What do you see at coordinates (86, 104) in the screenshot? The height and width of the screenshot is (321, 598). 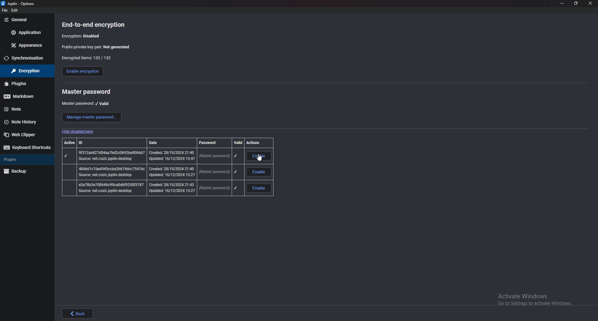 I see `master password` at bounding box center [86, 104].